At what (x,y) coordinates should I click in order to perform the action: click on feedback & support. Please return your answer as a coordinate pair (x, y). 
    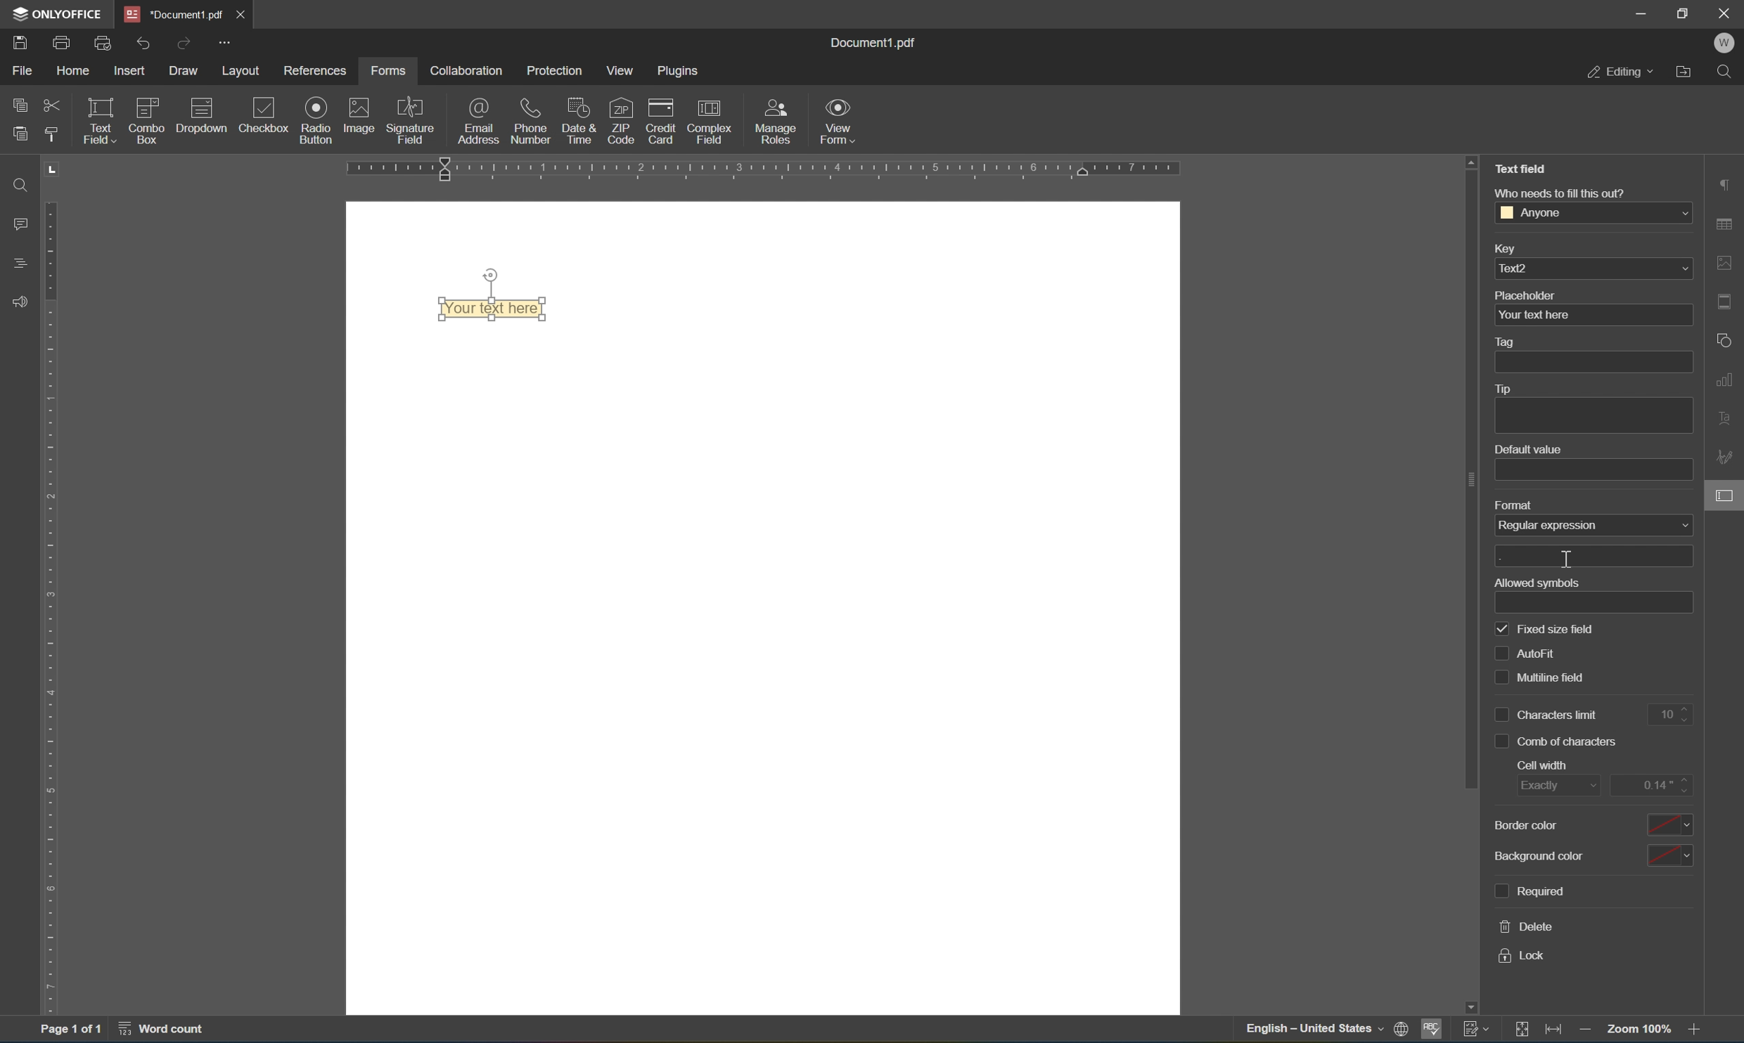
    Looking at the image, I should click on (19, 298).